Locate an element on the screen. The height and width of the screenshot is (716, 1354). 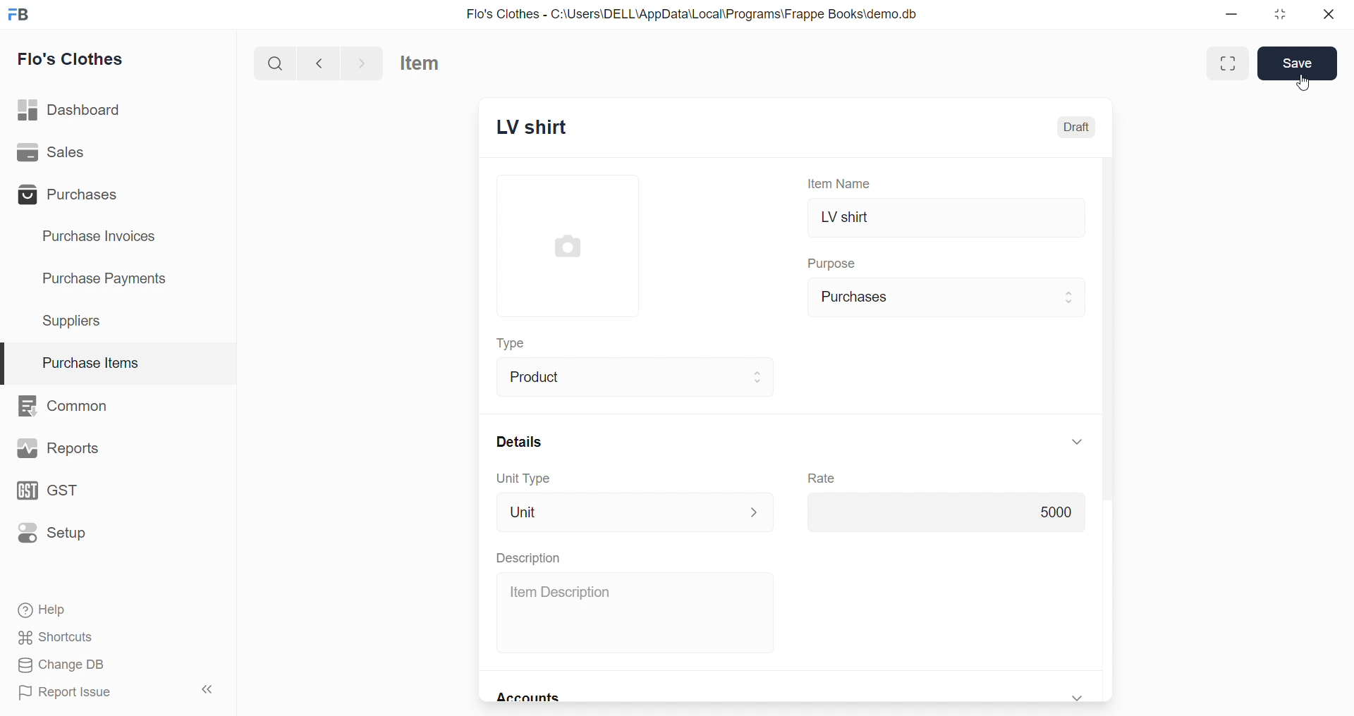
Rate is located at coordinates (824, 479).